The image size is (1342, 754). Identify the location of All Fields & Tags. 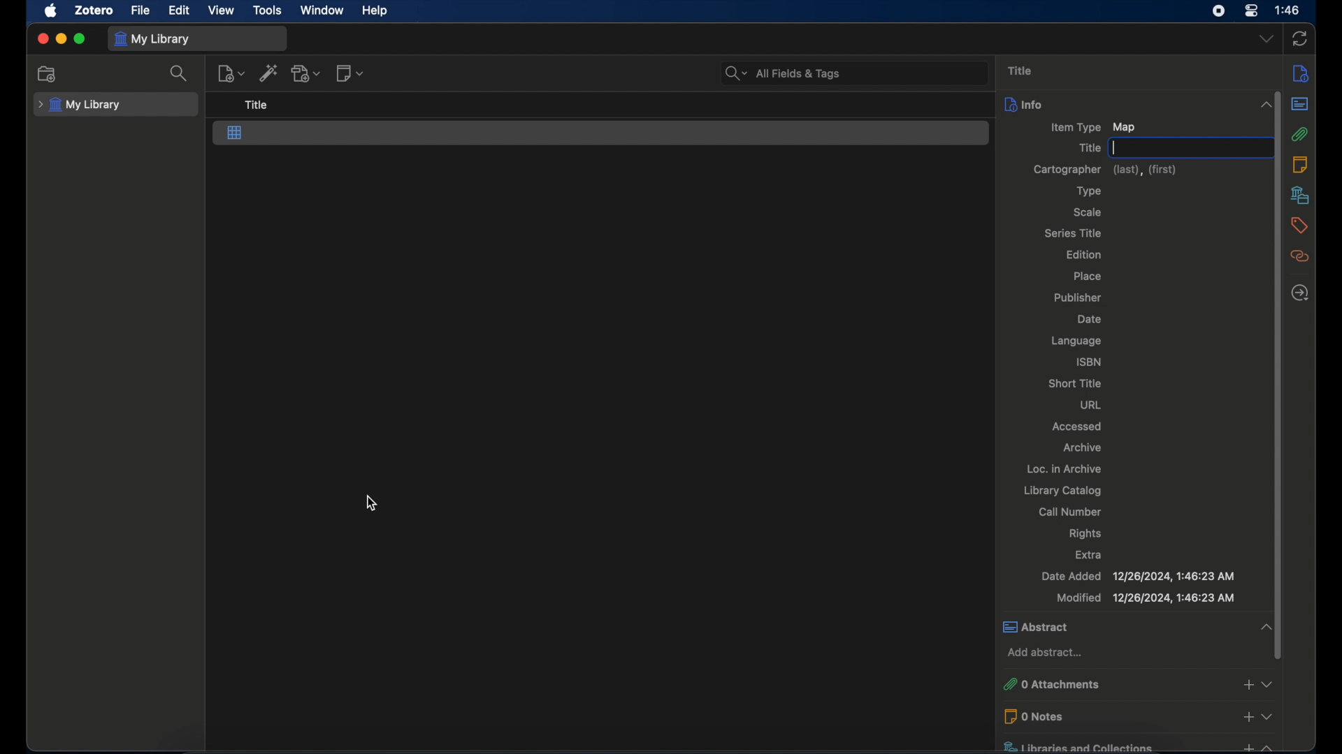
(852, 73).